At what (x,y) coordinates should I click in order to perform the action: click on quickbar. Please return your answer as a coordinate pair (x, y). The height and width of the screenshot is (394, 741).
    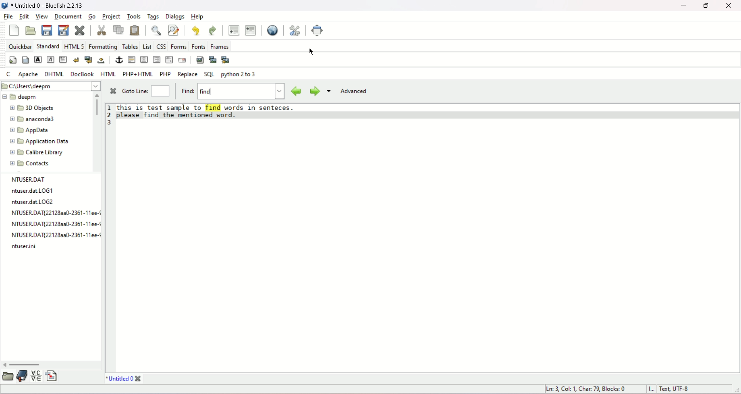
    Looking at the image, I should click on (20, 46).